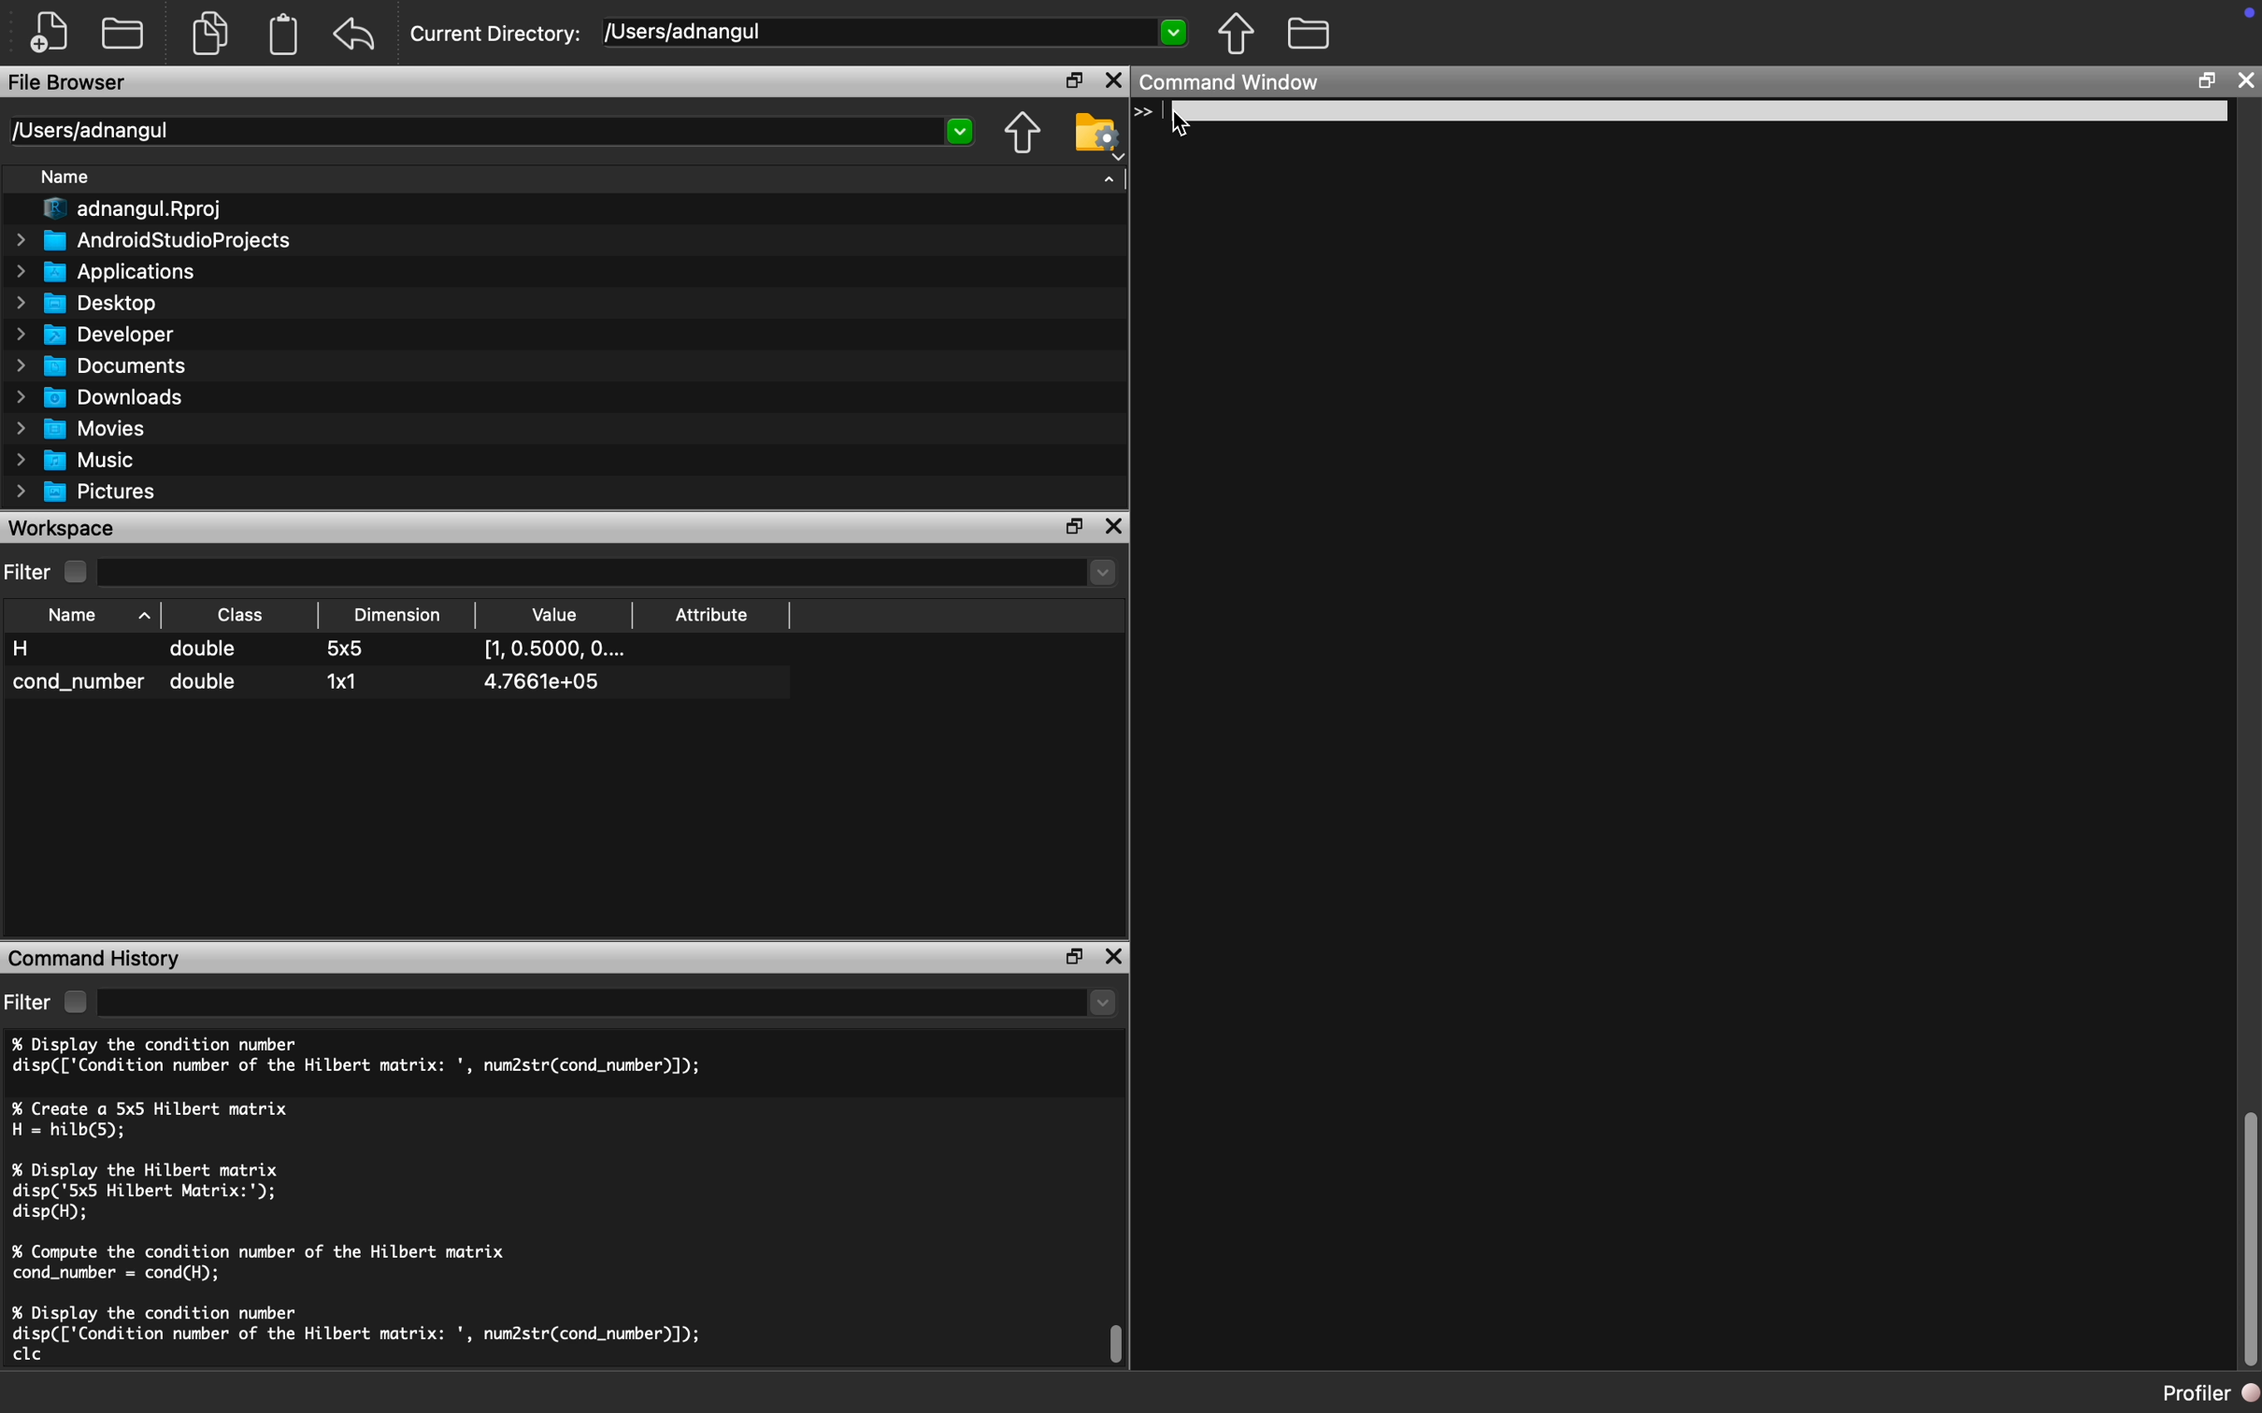 Image resolution: width=2262 pixels, height=1413 pixels. I want to click on Desktop, so click(87, 304).